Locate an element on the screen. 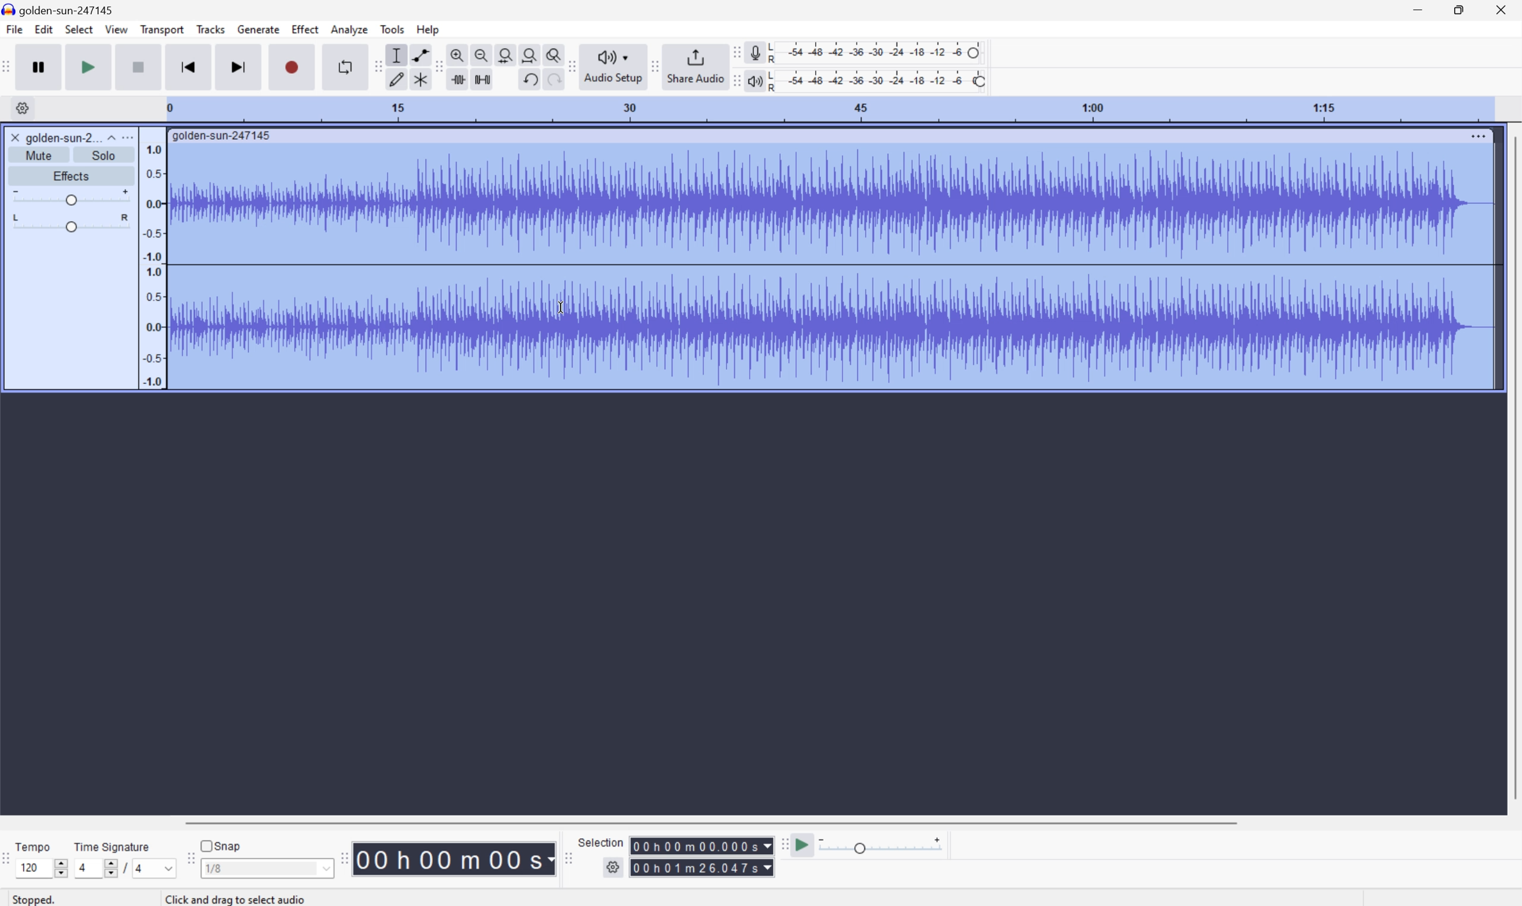  Audio Setup is located at coordinates (613, 67).